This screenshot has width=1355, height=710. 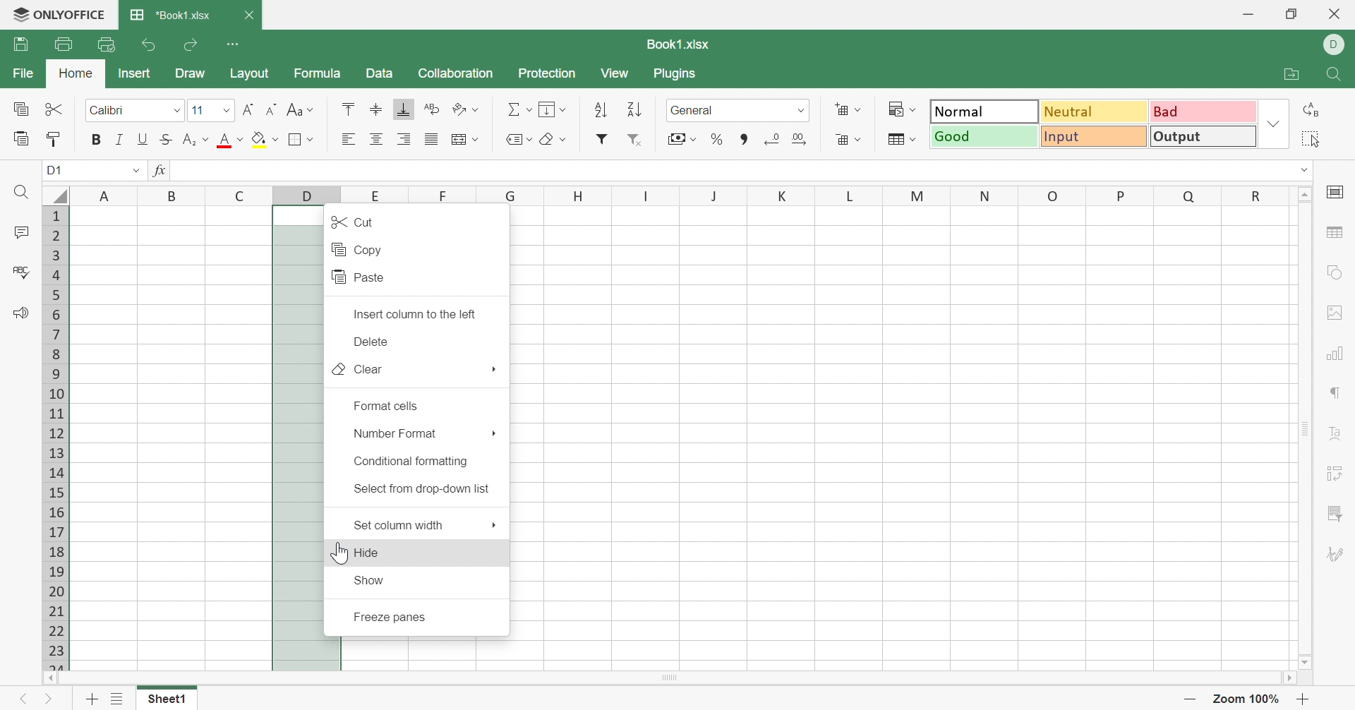 What do you see at coordinates (633, 109) in the screenshot?
I see `Descending order` at bounding box center [633, 109].